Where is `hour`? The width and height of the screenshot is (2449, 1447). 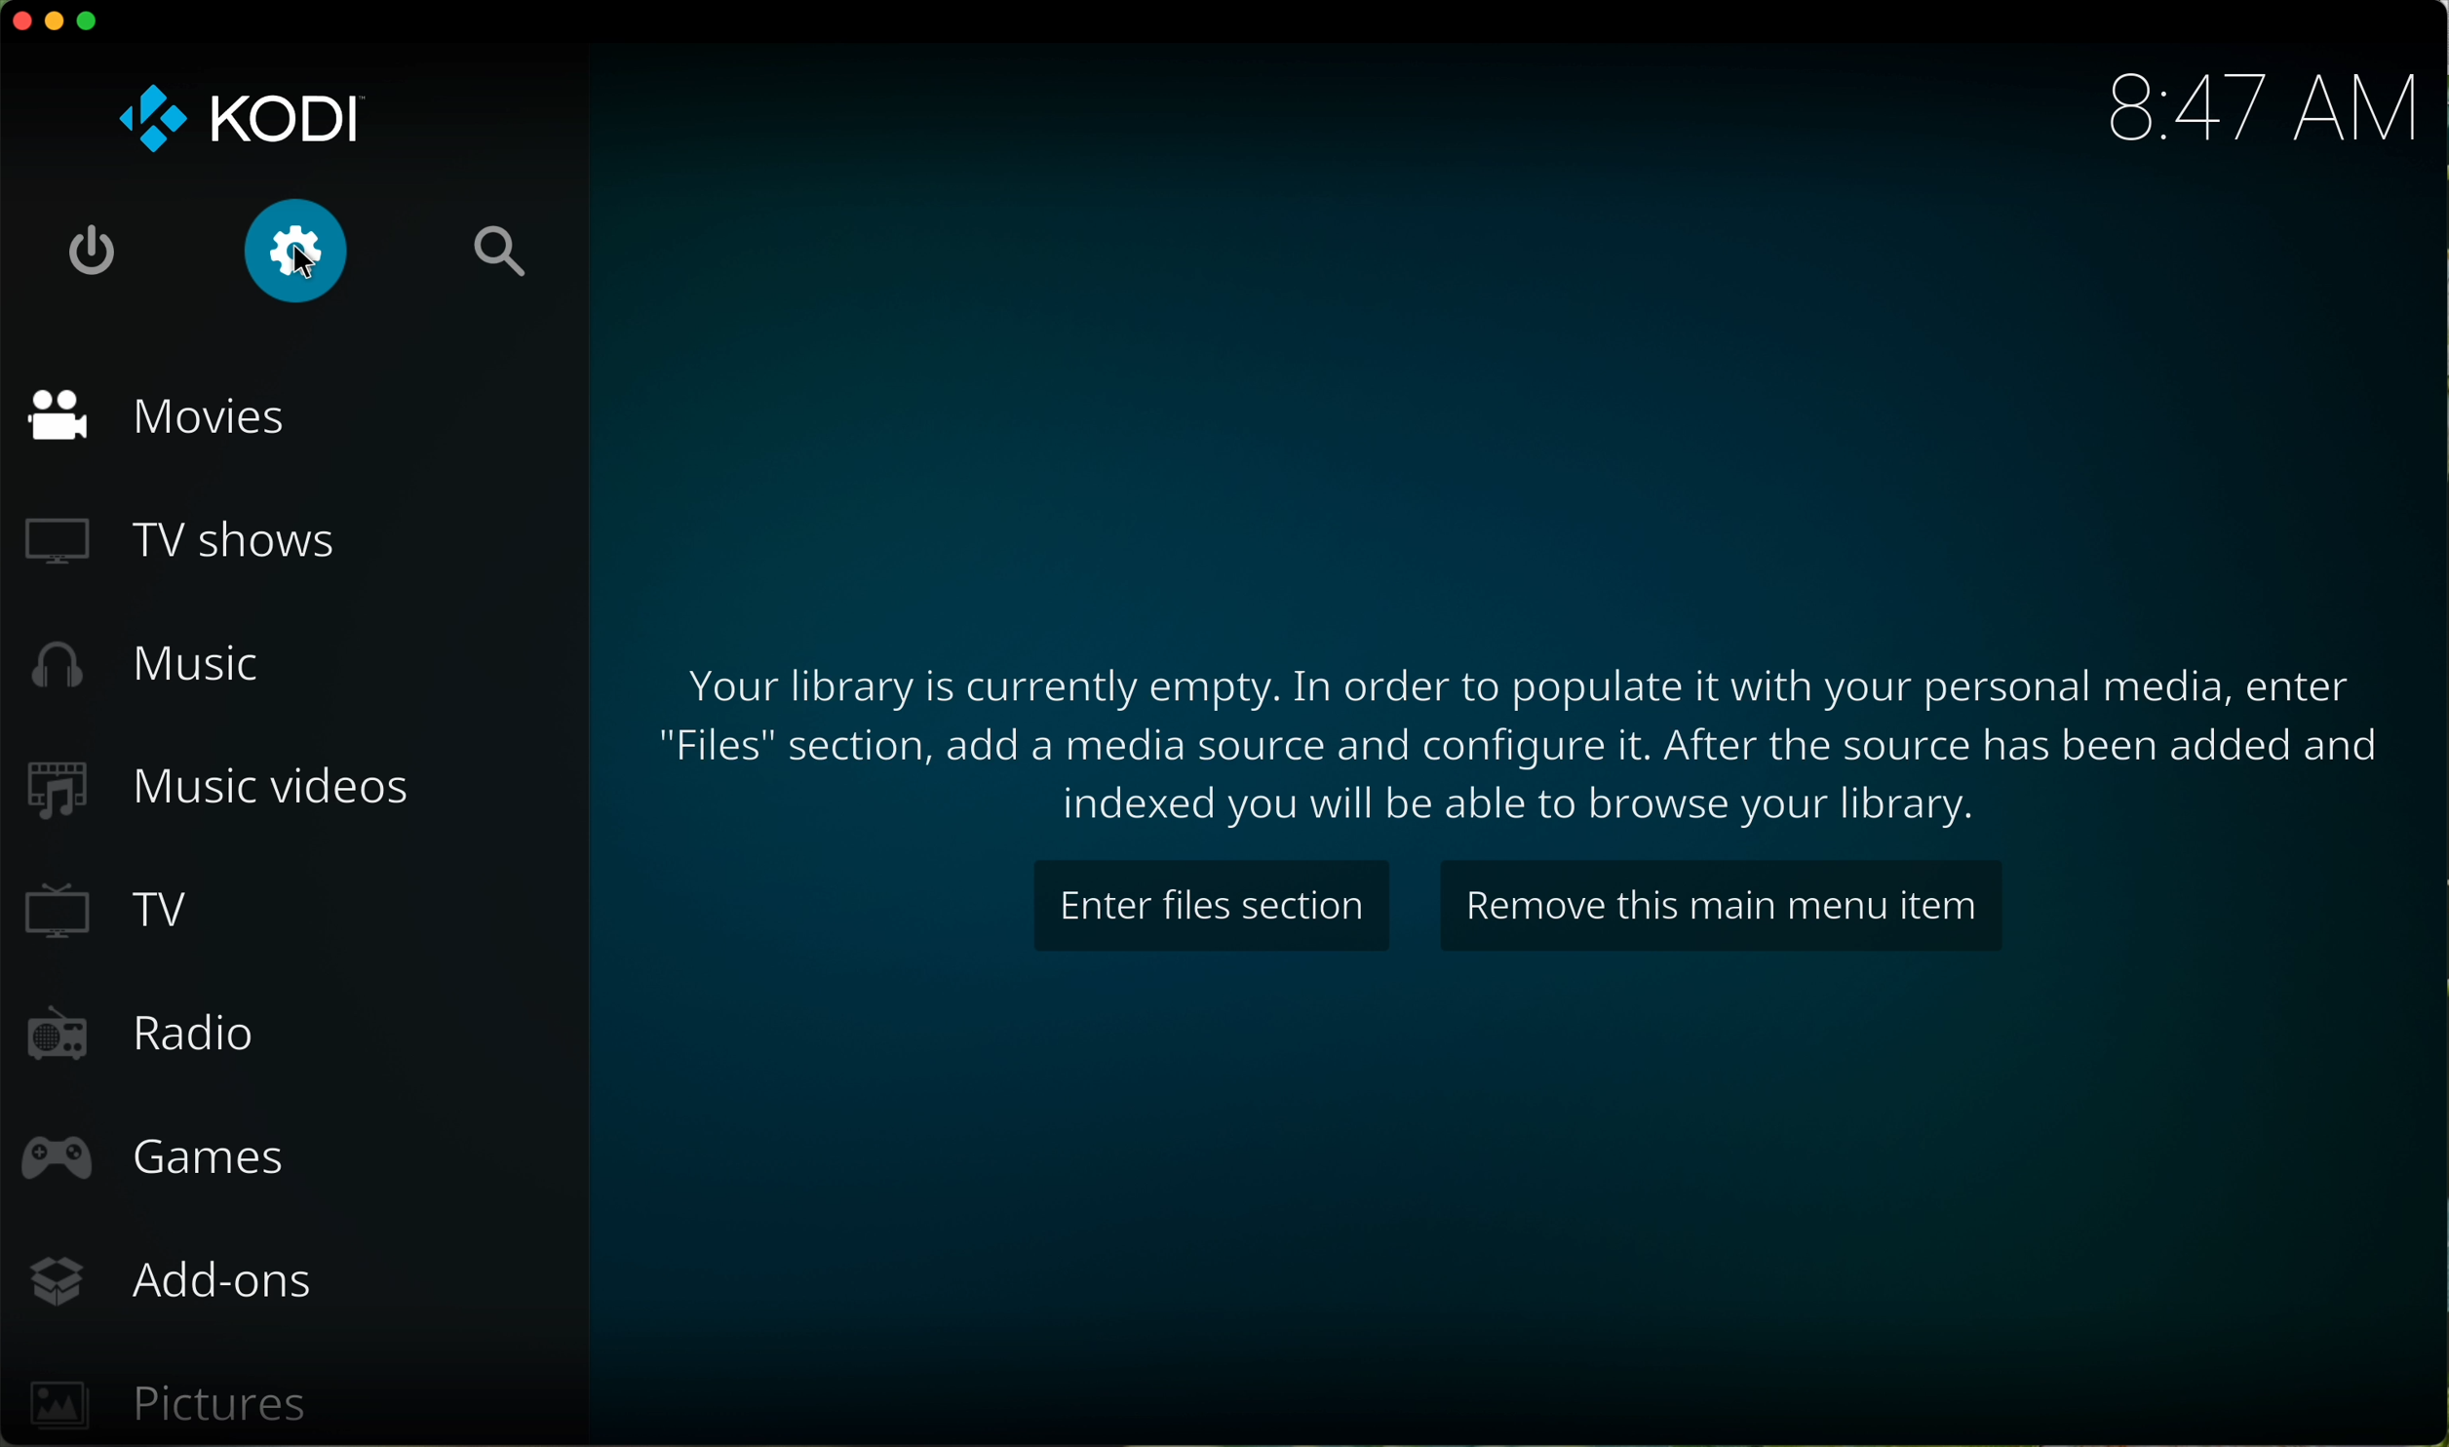 hour is located at coordinates (2258, 109).